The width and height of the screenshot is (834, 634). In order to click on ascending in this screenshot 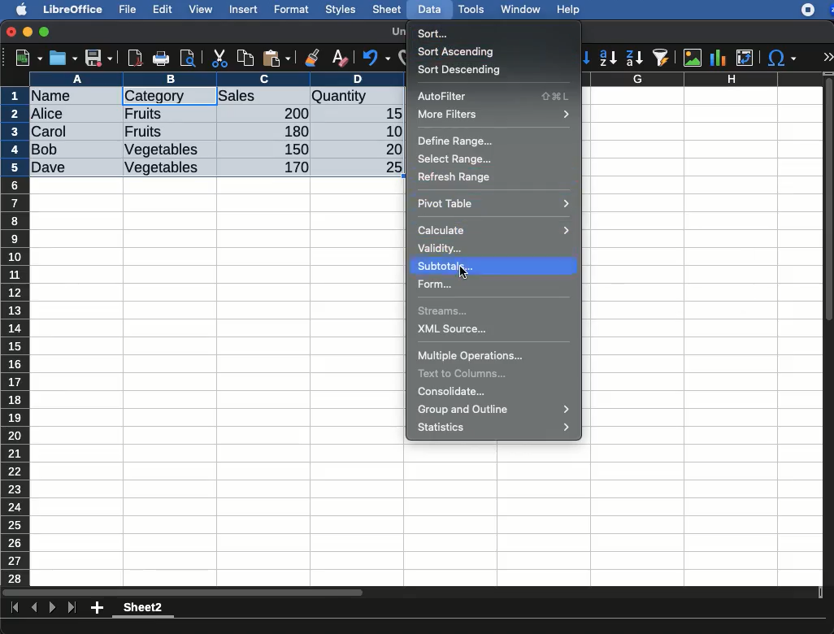, I will do `click(608, 57)`.